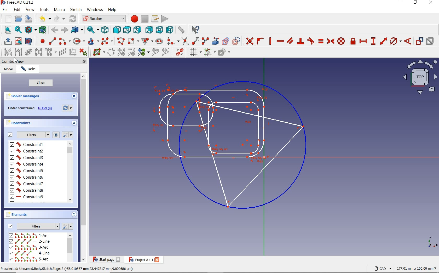 This screenshot has width=439, height=273. What do you see at coordinates (30, 69) in the screenshot?
I see `tasks` at bounding box center [30, 69].